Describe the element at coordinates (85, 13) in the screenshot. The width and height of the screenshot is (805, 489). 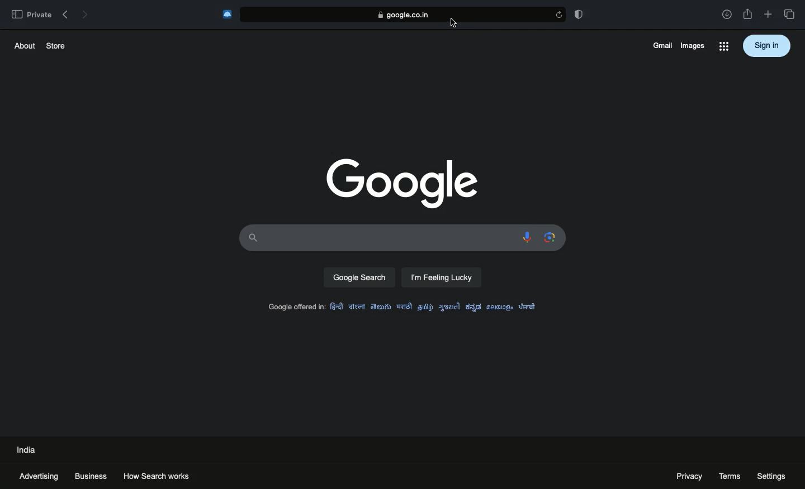
I see `next` at that location.